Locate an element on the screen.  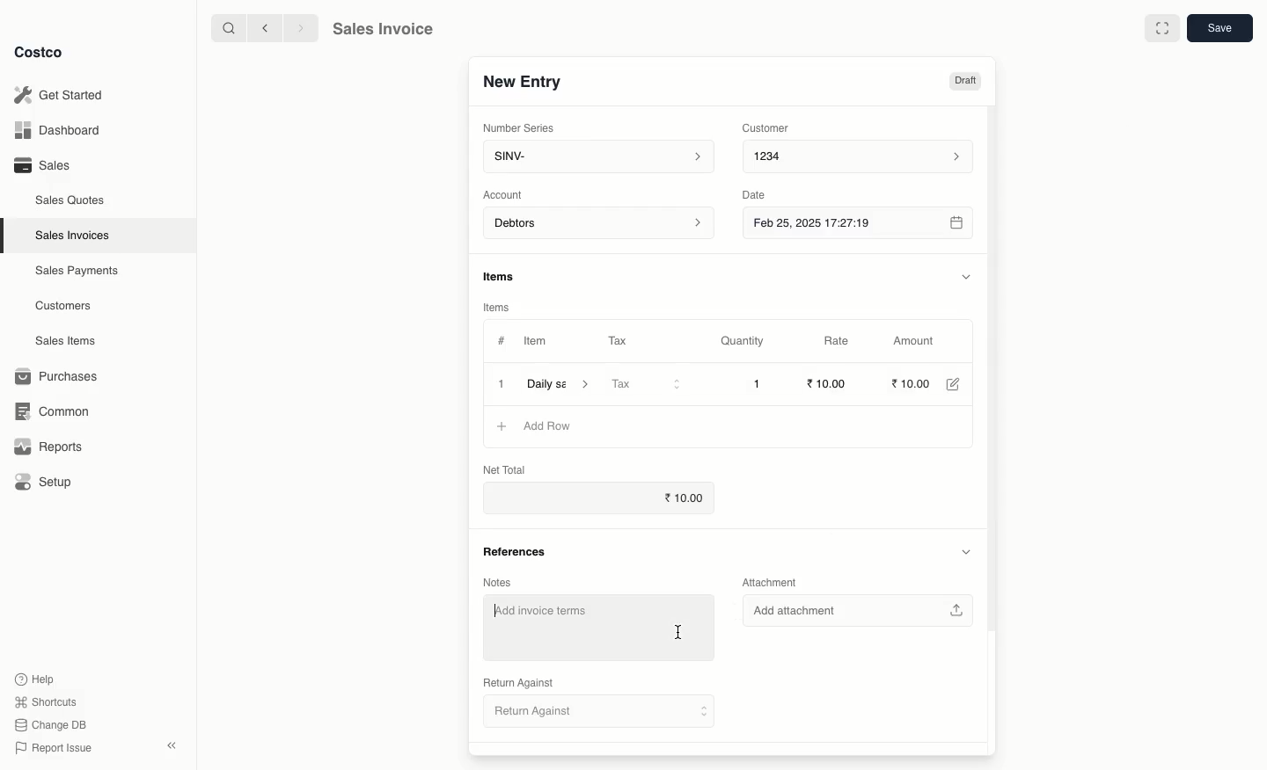
Add is located at coordinates (503, 426).